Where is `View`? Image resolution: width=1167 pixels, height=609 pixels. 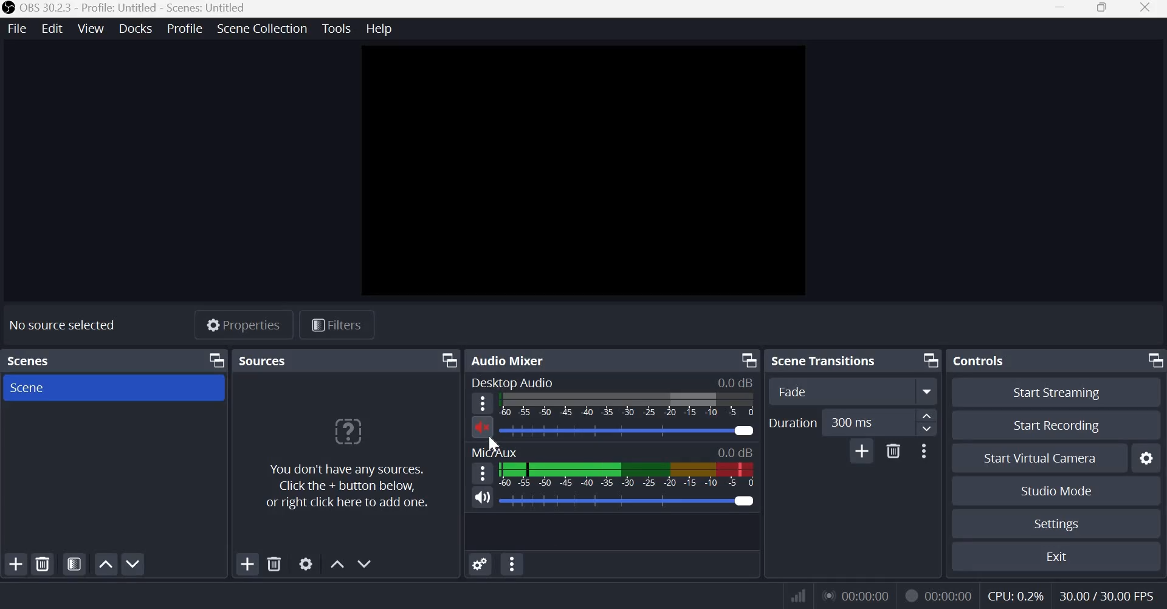 View is located at coordinates (91, 28).